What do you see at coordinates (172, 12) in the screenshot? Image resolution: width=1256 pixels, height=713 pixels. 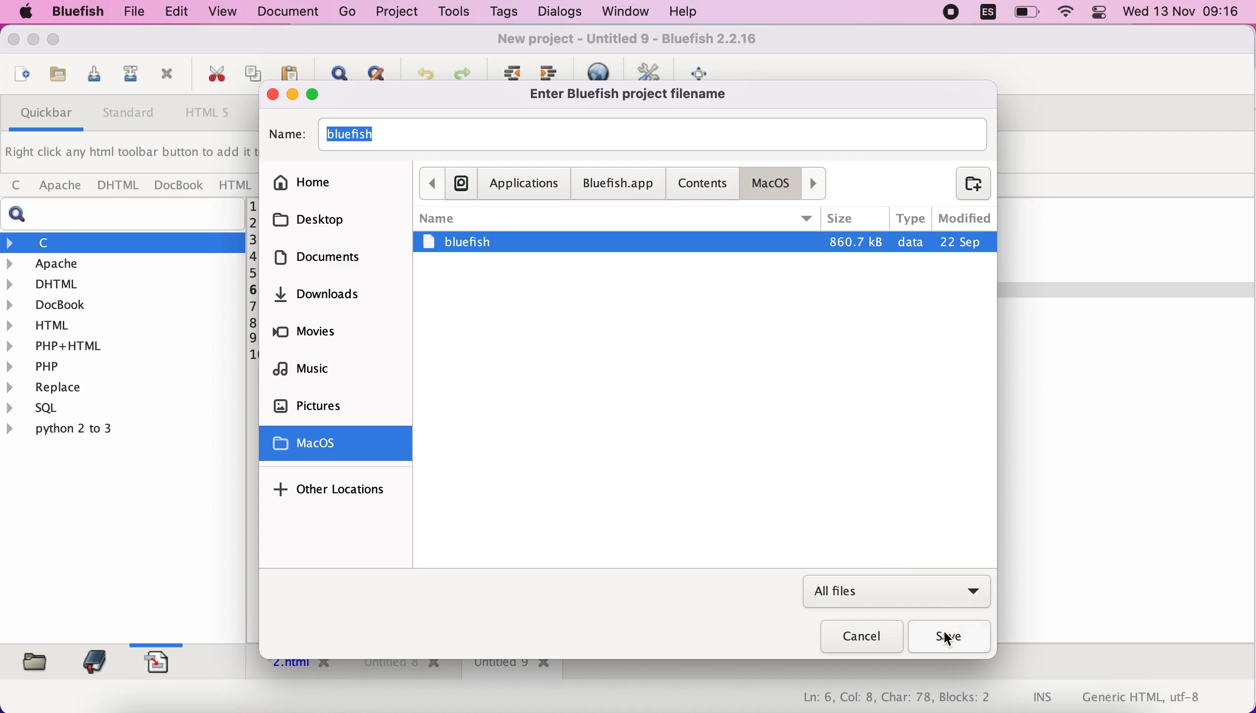 I see `edit` at bounding box center [172, 12].